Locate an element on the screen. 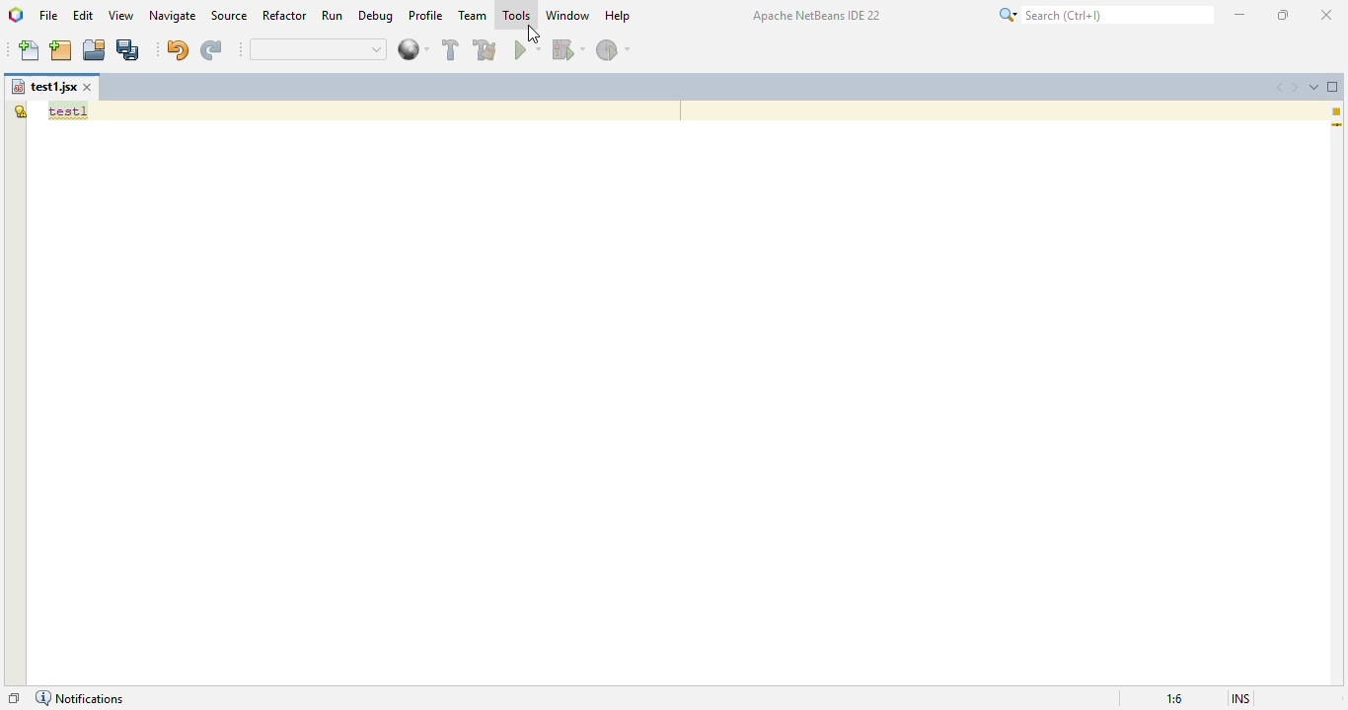 The width and height of the screenshot is (1348, 710). profile project is located at coordinates (614, 49).